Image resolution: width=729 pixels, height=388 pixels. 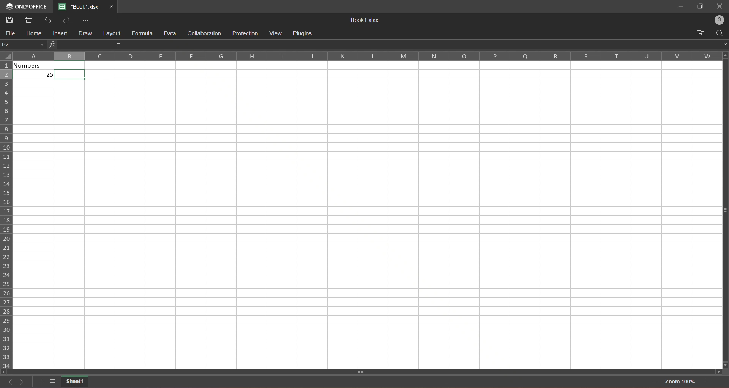 What do you see at coordinates (700, 6) in the screenshot?
I see `maximize` at bounding box center [700, 6].